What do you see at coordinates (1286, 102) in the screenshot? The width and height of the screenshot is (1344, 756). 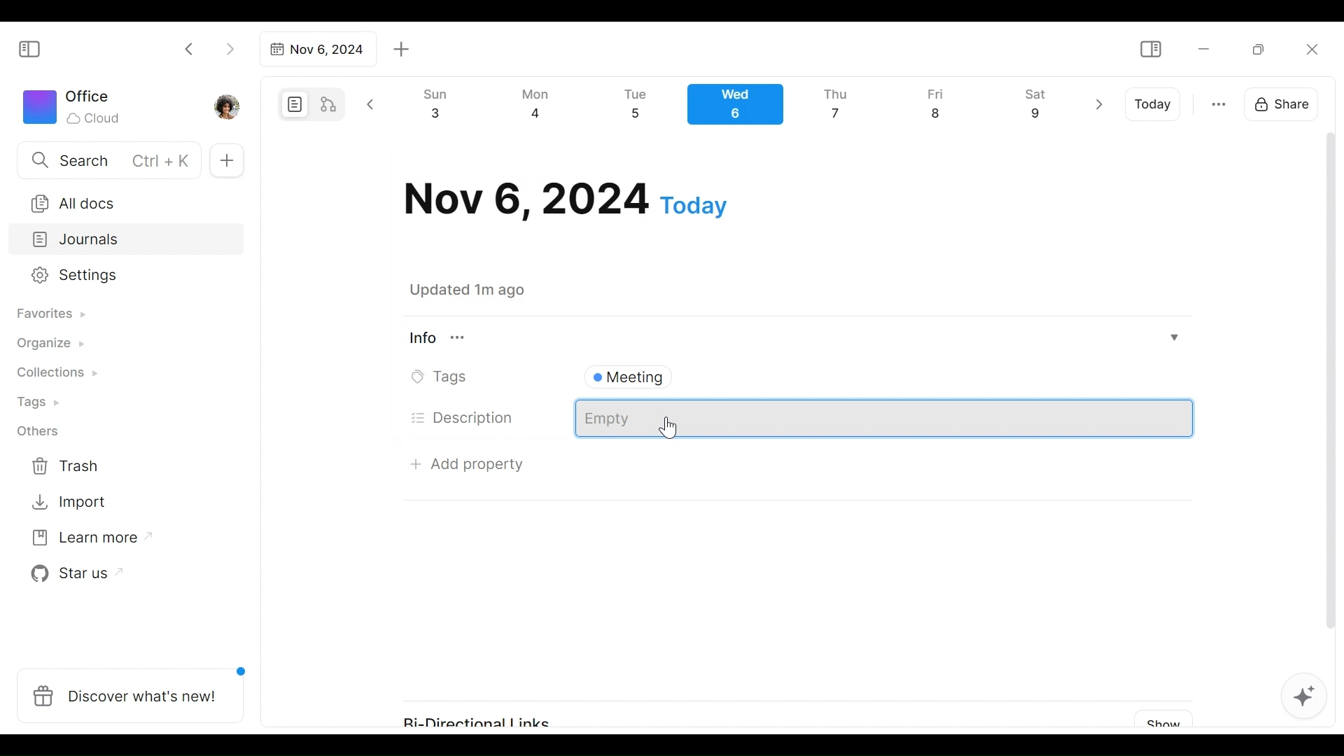 I see `Share` at bounding box center [1286, 102].